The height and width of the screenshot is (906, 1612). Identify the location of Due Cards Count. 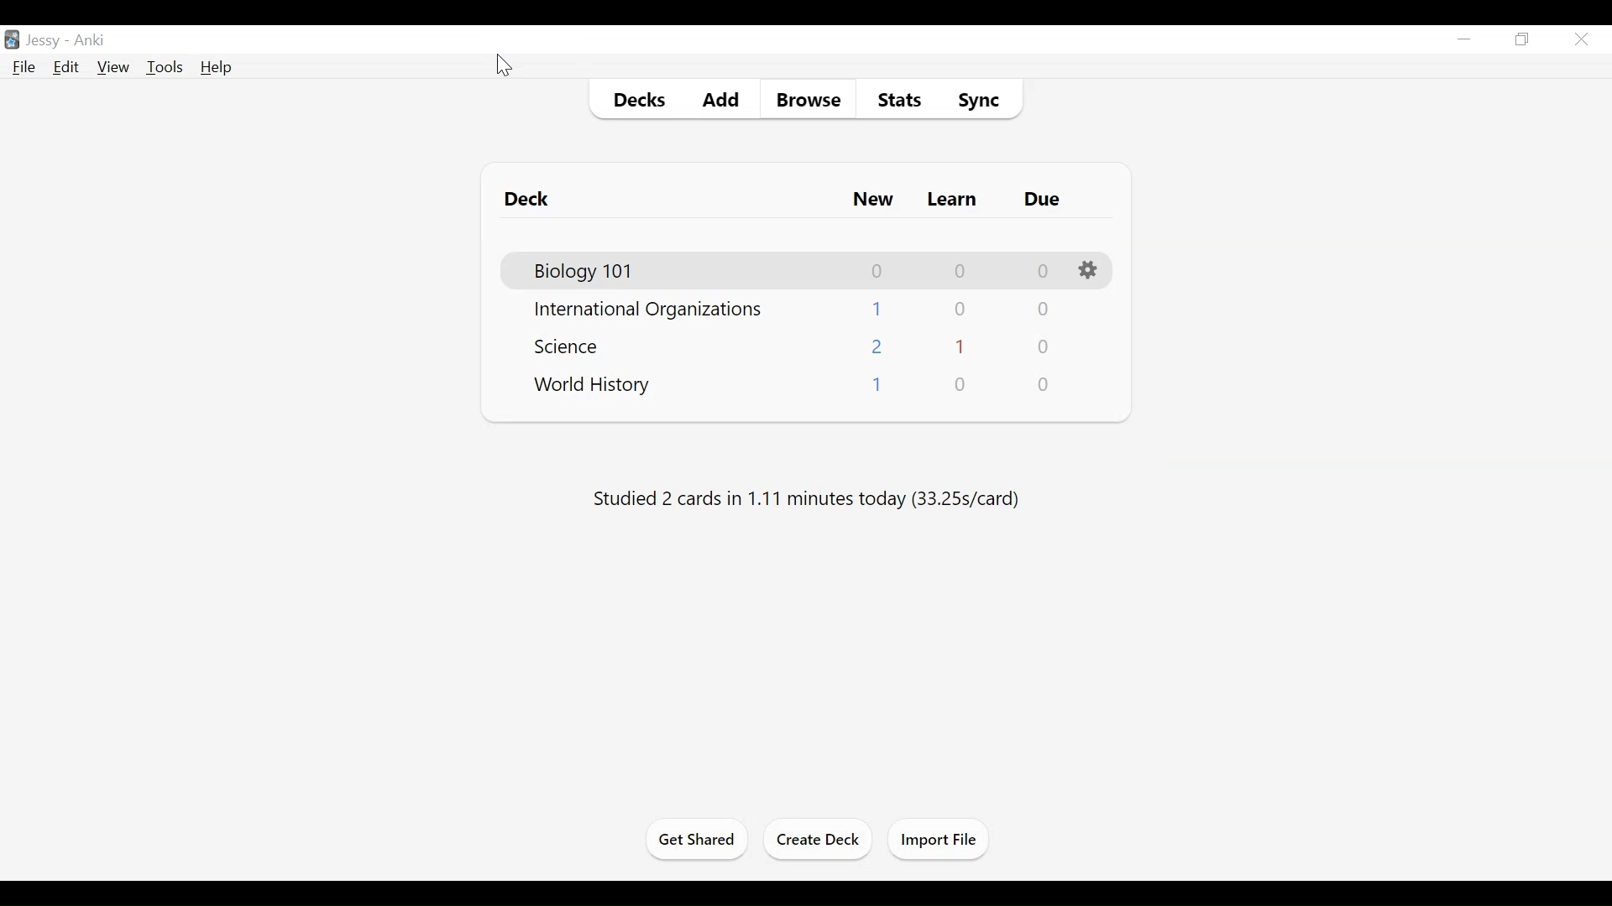
(1044, 271).